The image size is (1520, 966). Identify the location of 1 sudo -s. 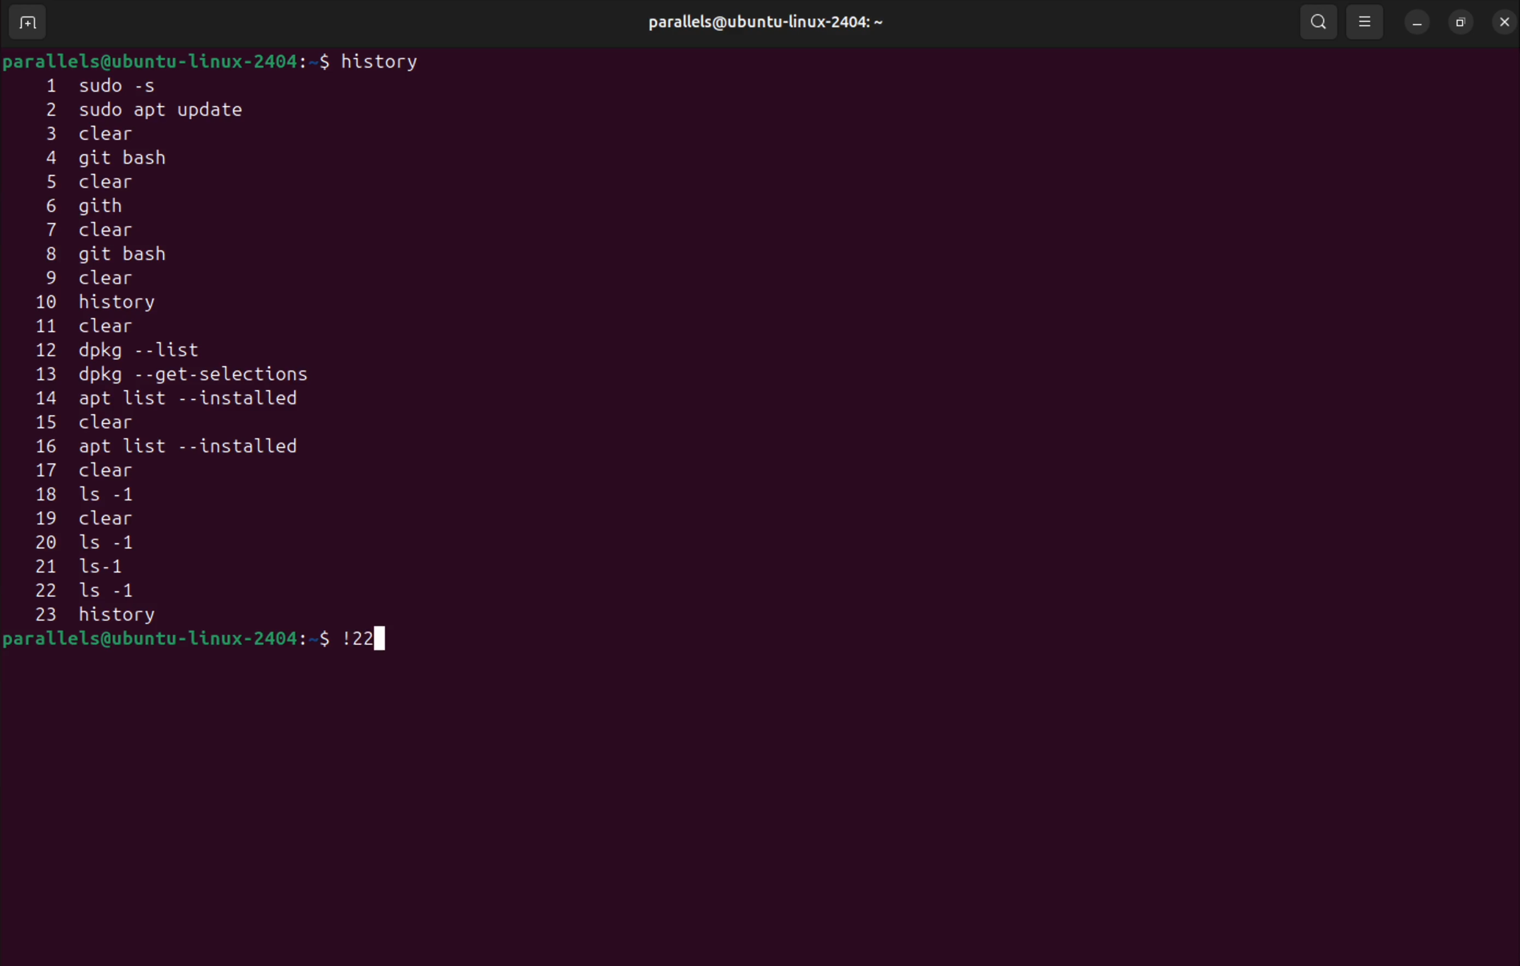
(116, 84).